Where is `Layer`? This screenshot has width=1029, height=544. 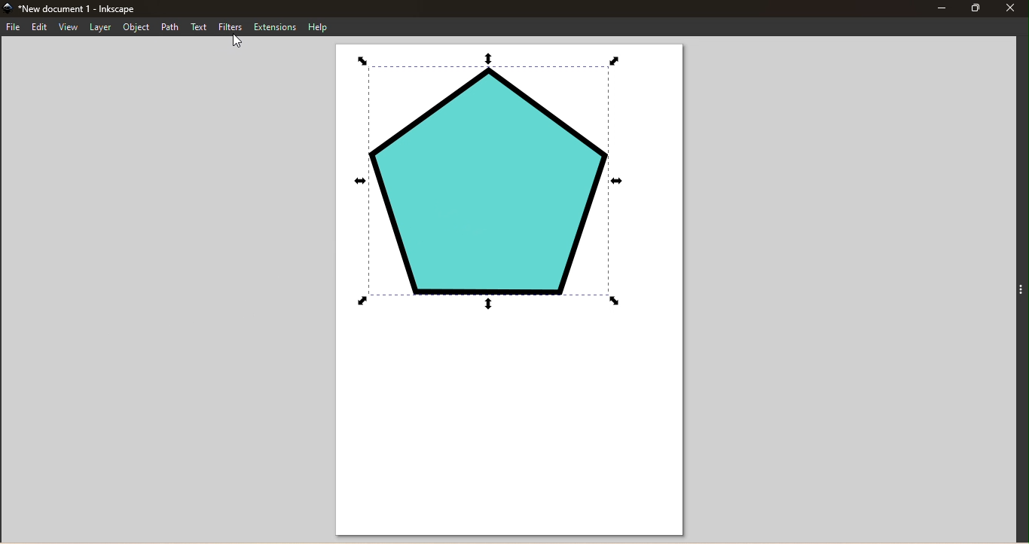 Layer is located at coordinates (100, 27).